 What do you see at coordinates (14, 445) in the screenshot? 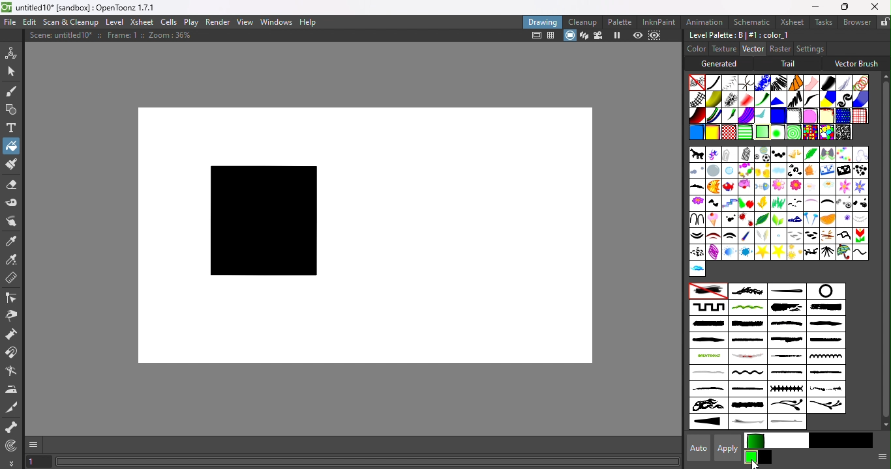
I see `Spiral tool` at bounding box center [14, 445].